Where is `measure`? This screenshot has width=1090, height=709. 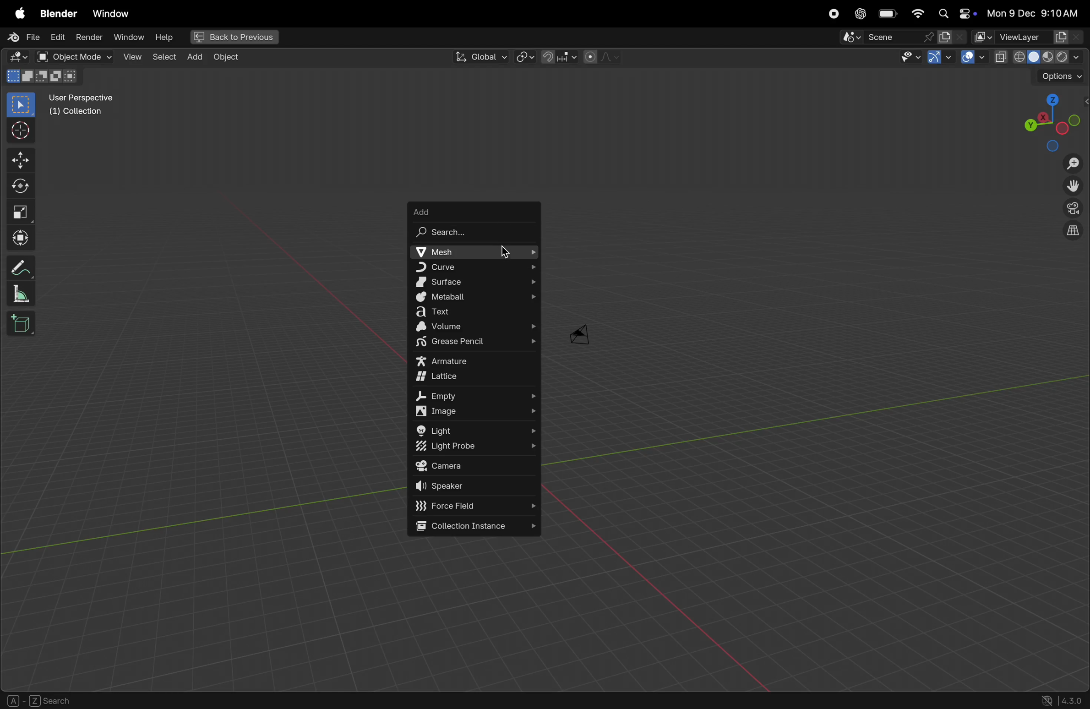 measure is located at coordinates (21, 295).